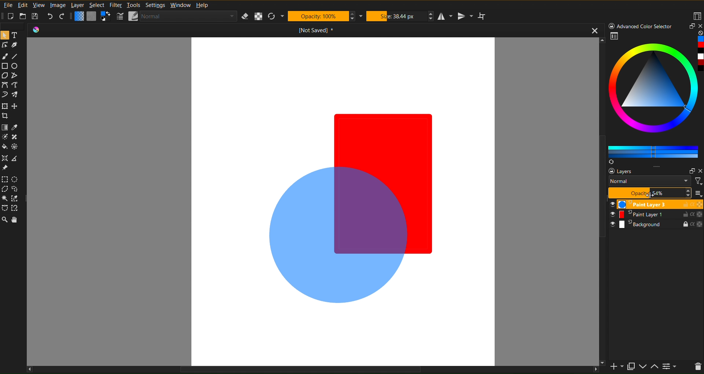 This screenshot has height=374, width=704. I want to click on Paint Layer 1, so click(655, 214).